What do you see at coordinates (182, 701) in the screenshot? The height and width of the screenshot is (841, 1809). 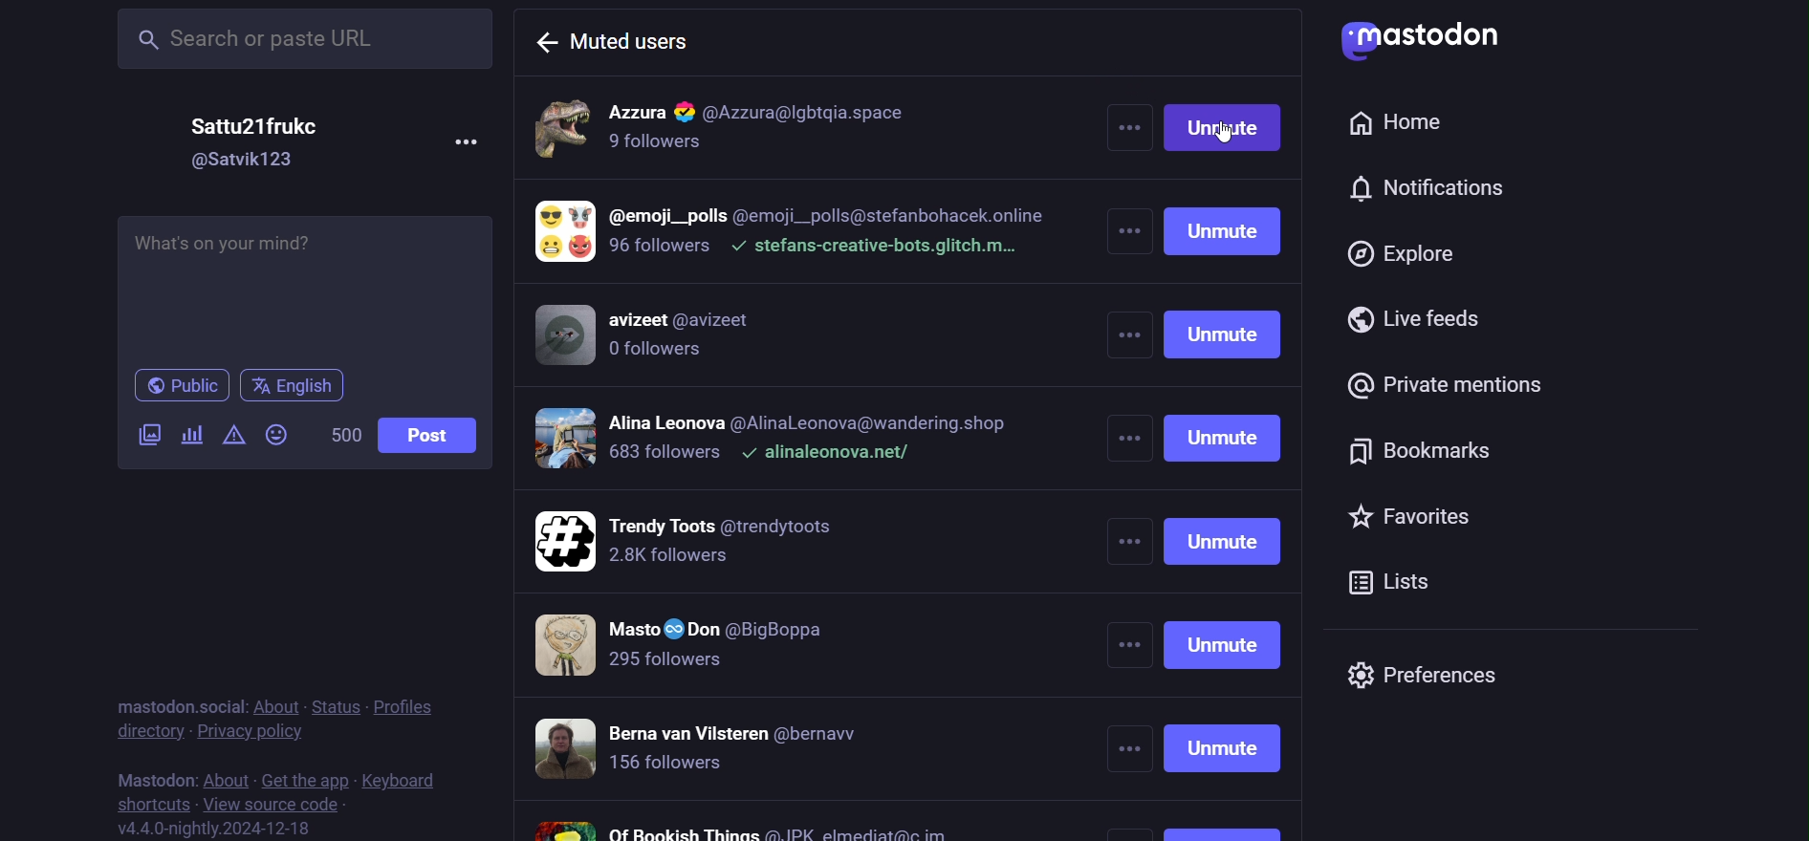 I see `mastodon social` at bounding box center [182, 701].